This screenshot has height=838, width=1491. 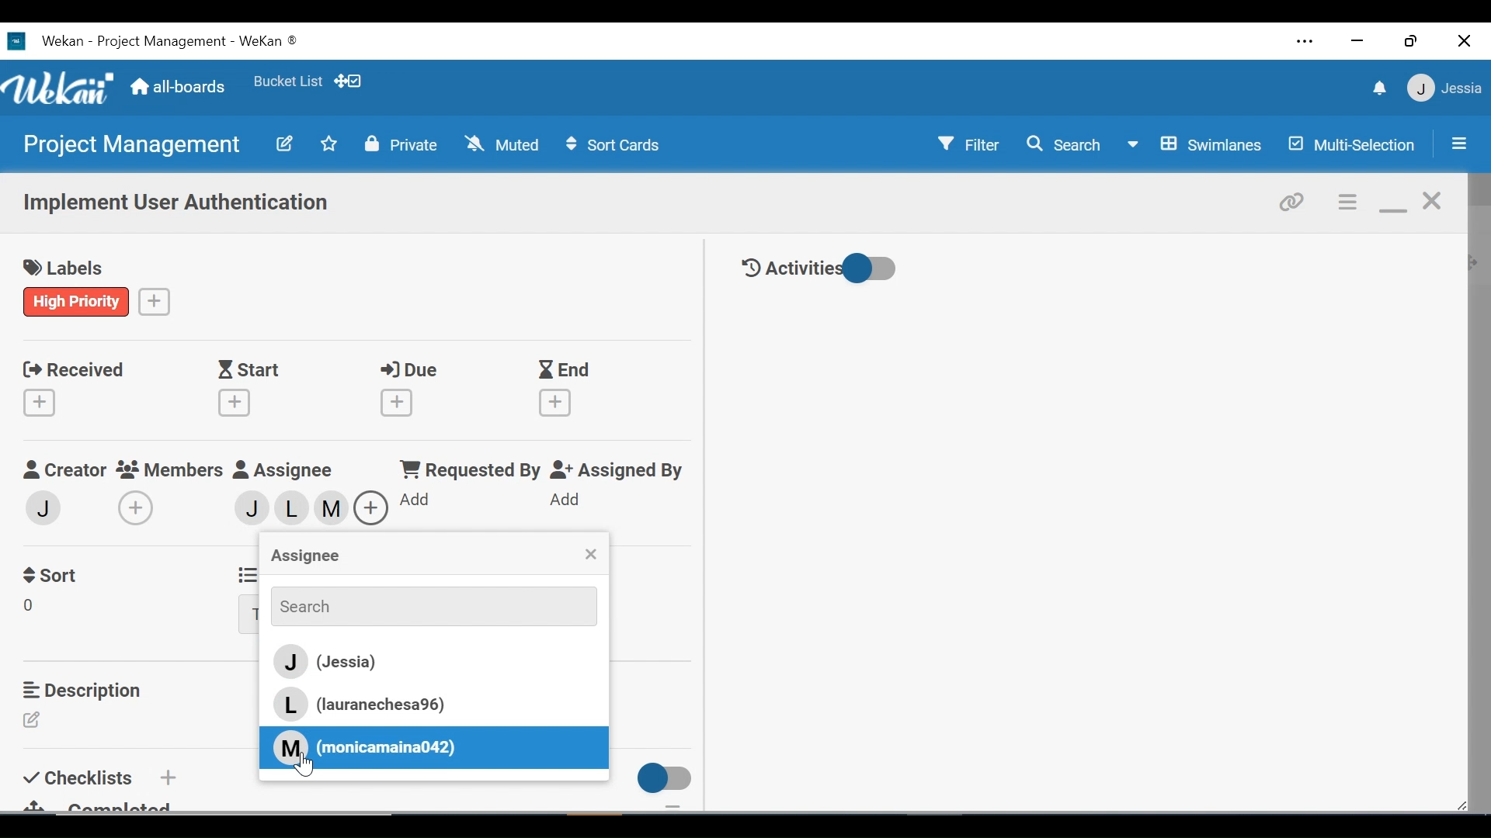 What do you see at coordinates (36, 721) in the screenshot?
I see `Edit` at bounding box center [36, 721].